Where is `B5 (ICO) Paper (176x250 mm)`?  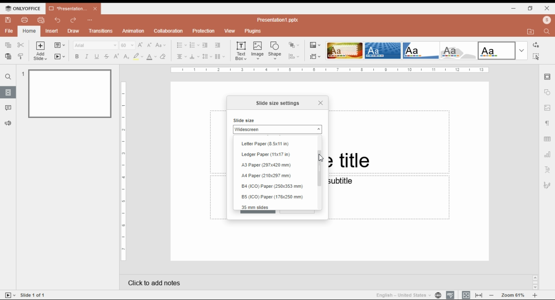
B5 (ICO) Paper (176x250 mm) is located at coordinates (272, 197).